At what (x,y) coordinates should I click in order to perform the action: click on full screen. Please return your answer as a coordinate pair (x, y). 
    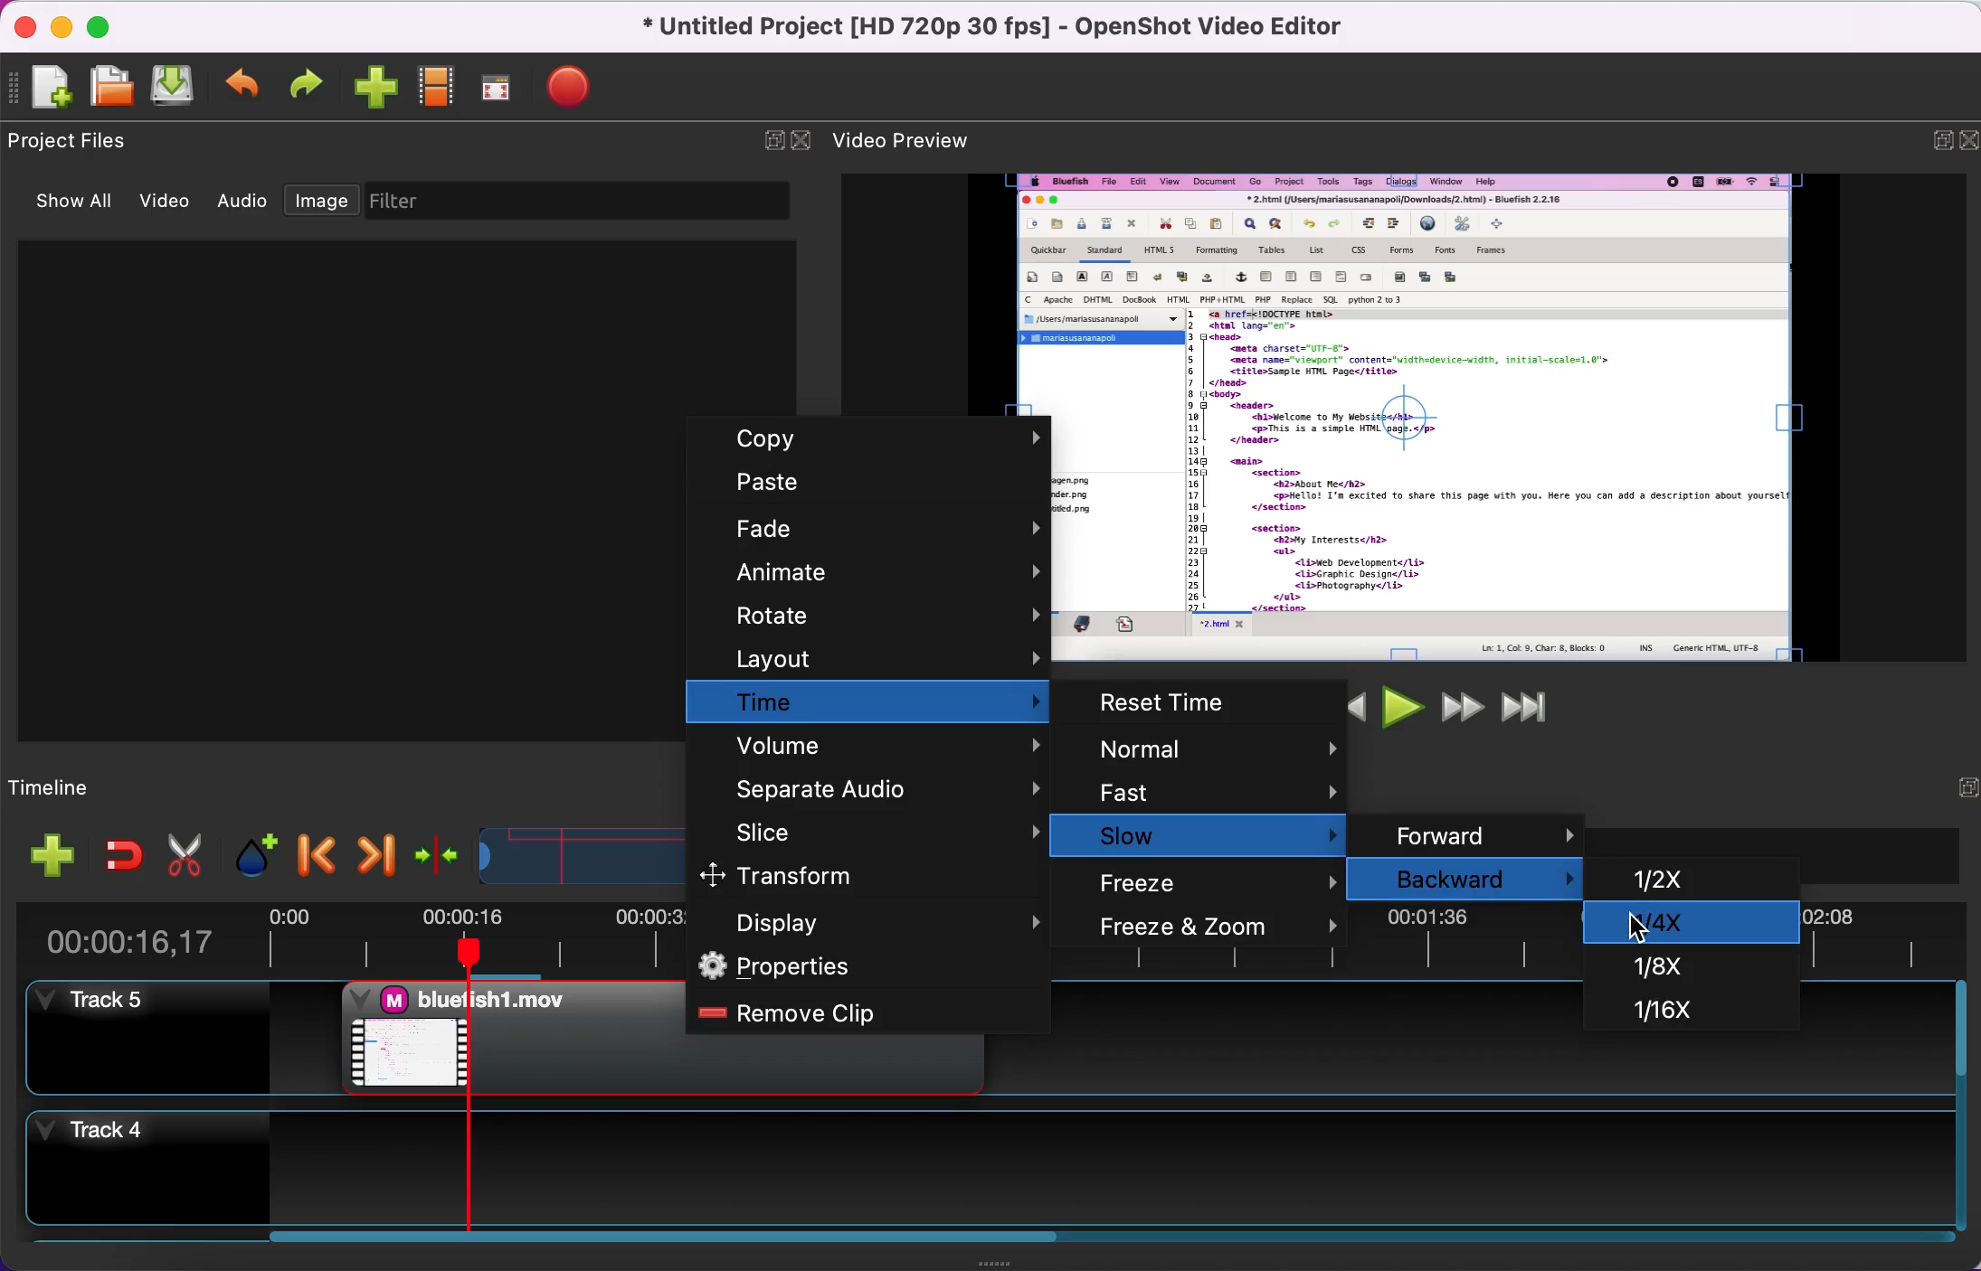
    Looking at the image, I should click on (505, 88).